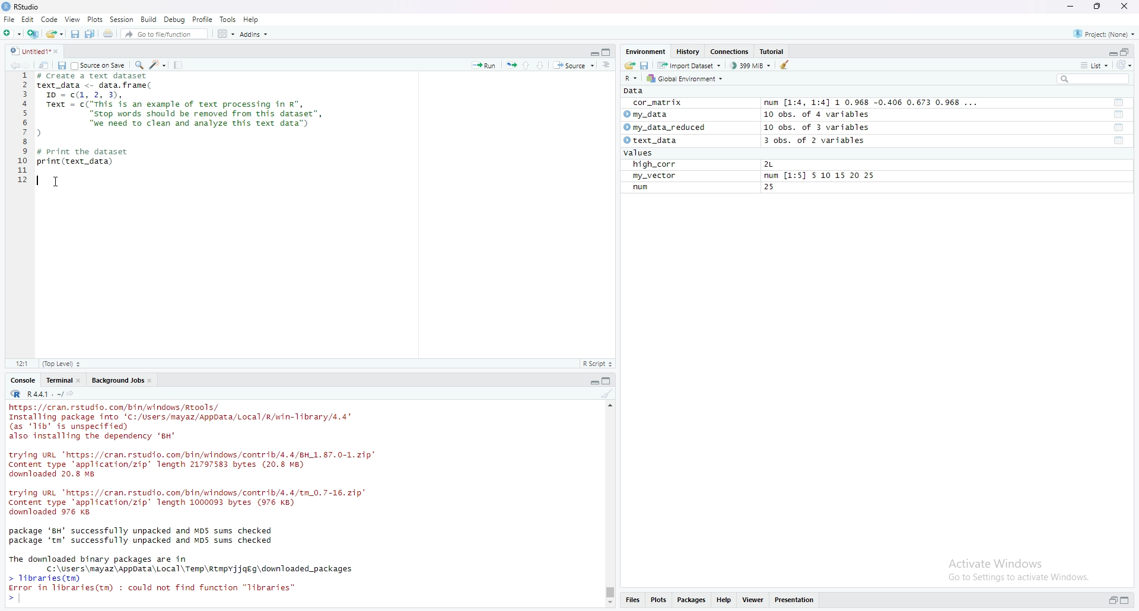 This screenshot has height=611, width=1139. I want to click on minimize, so click(1070, 6).